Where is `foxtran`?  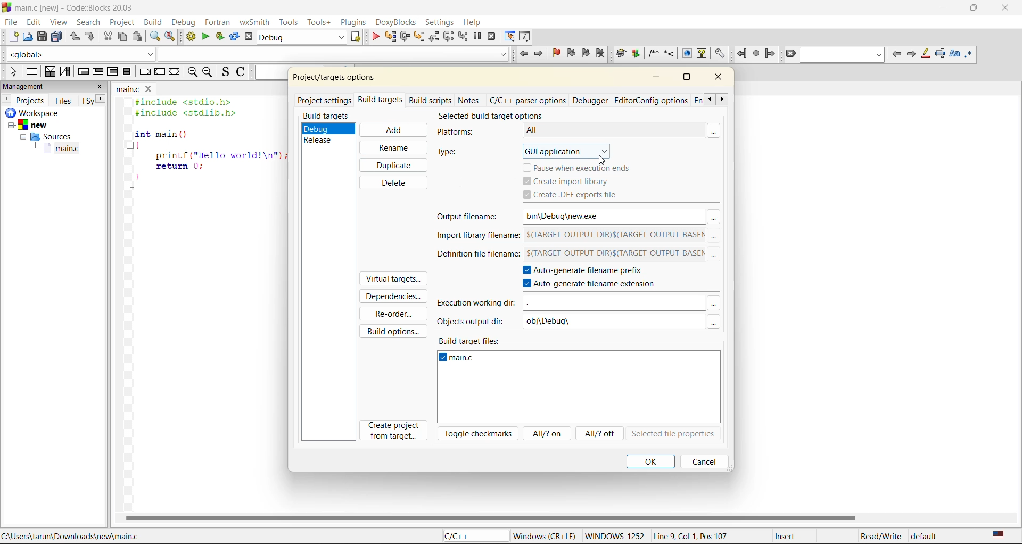 foxtran is located at coordinates (219, 23).